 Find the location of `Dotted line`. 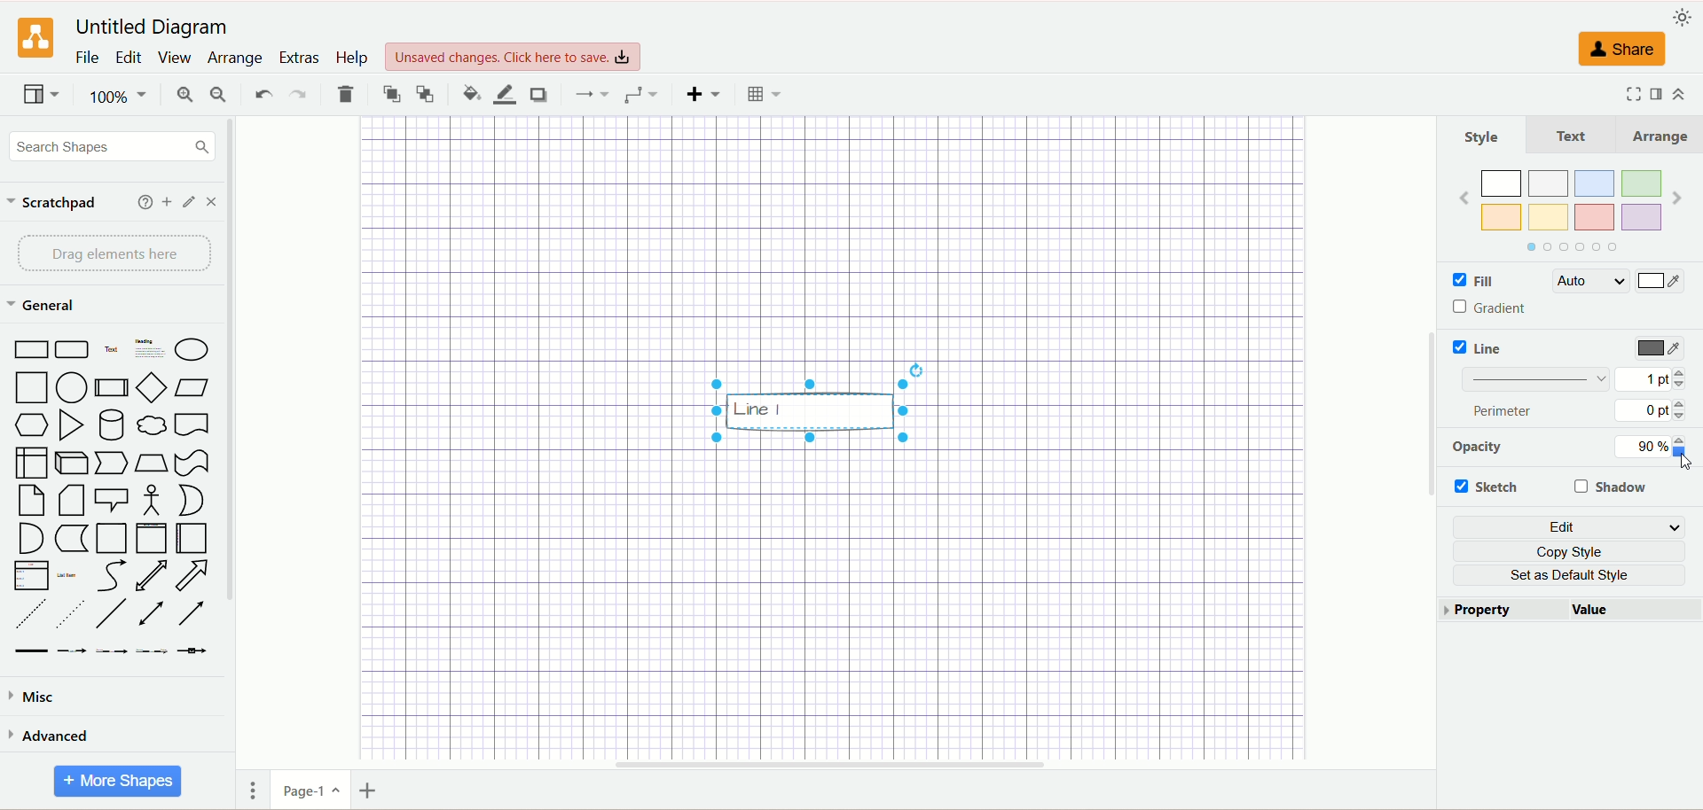

Dotted line is located at coordinates (68, 614).